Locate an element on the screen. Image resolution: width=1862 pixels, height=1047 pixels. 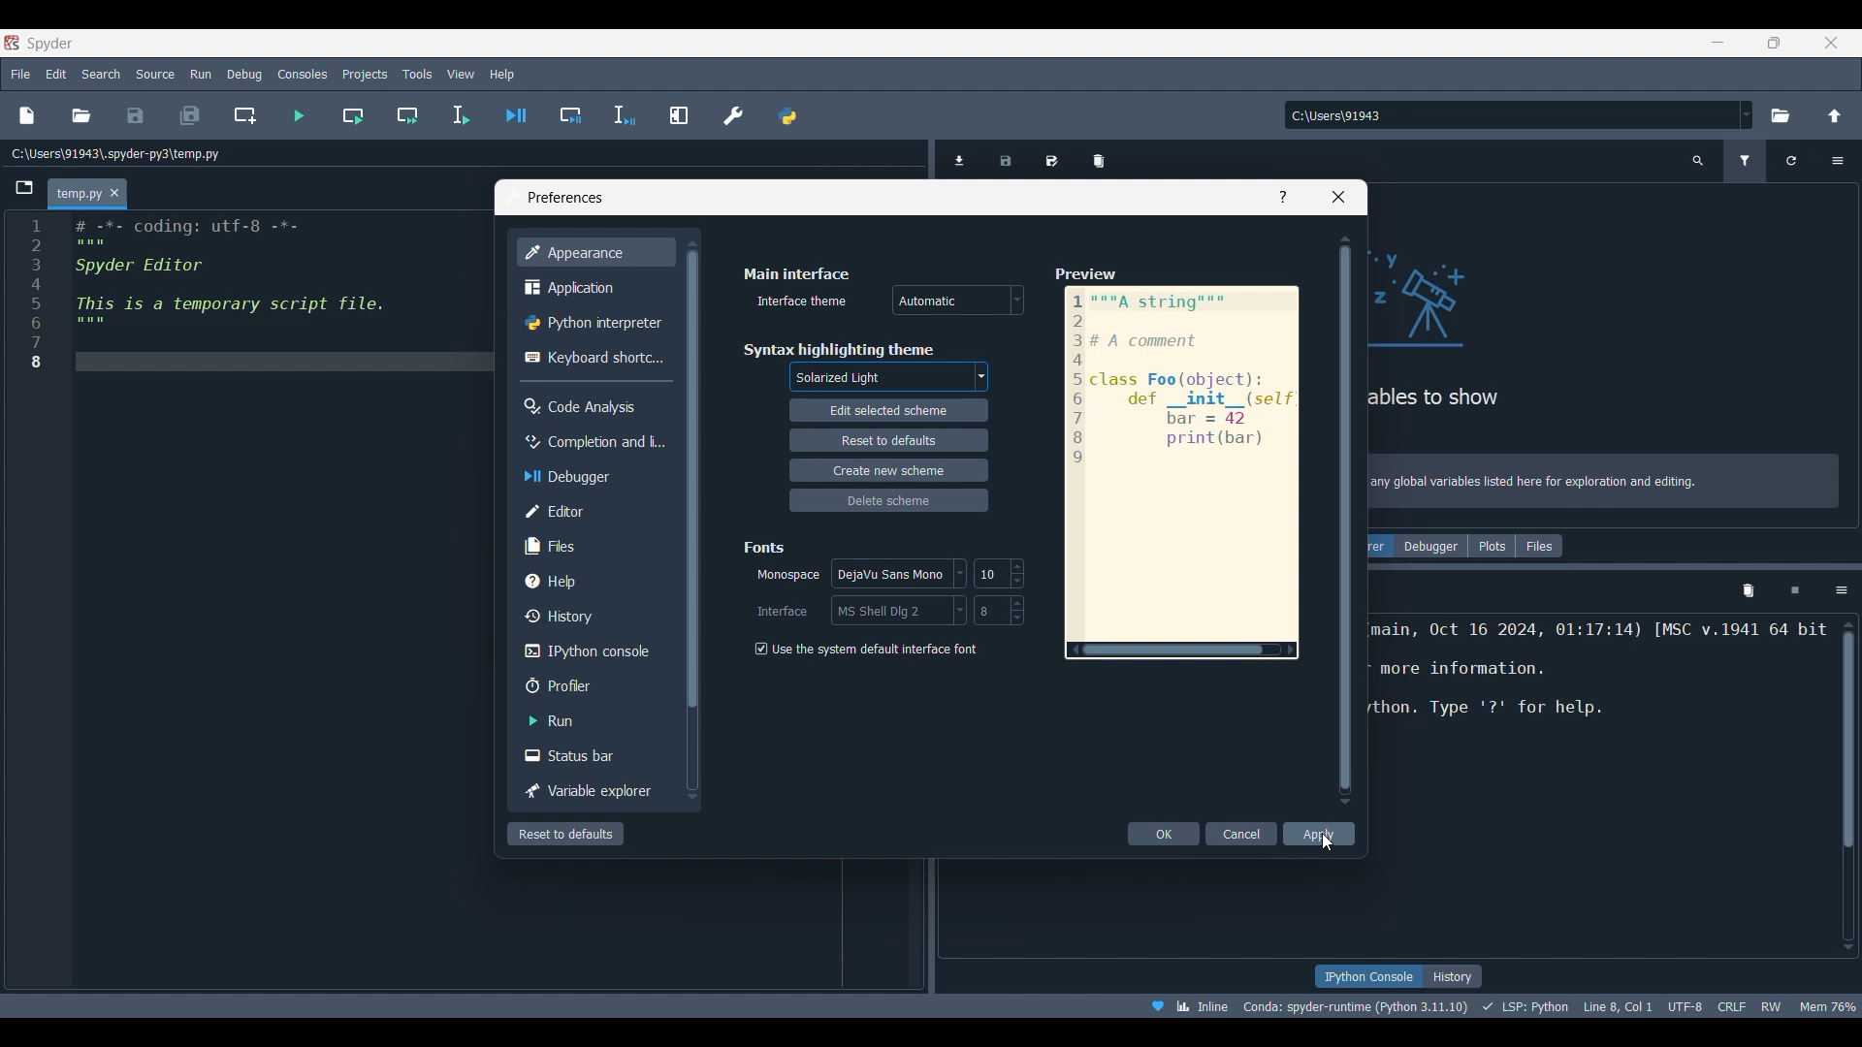
Close is located at coordinates (1338, 197).